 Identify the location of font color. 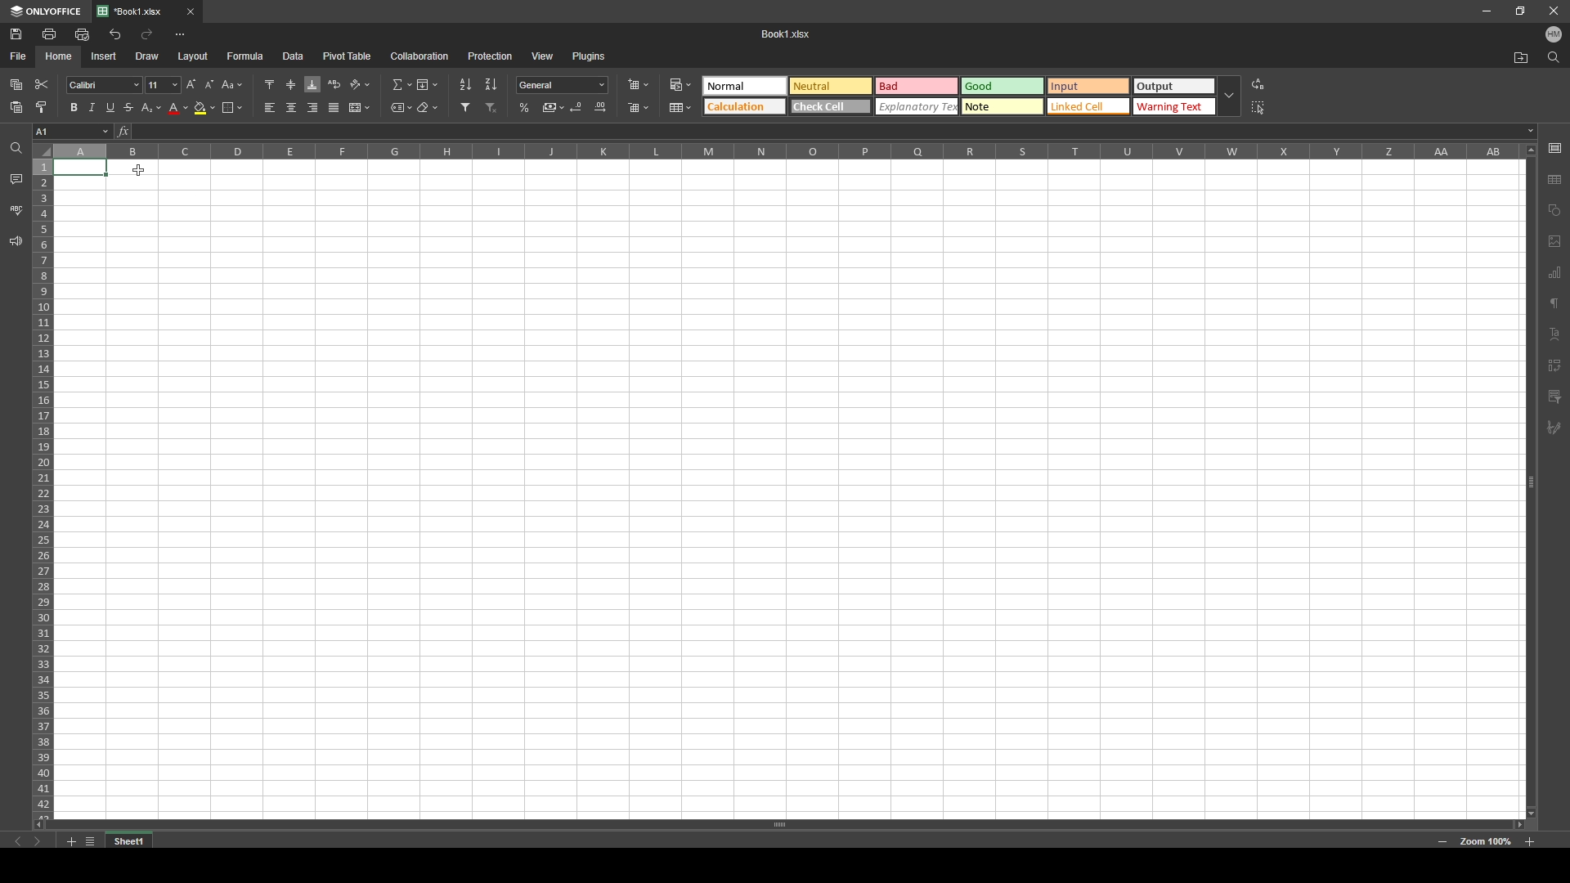
(178, 109).